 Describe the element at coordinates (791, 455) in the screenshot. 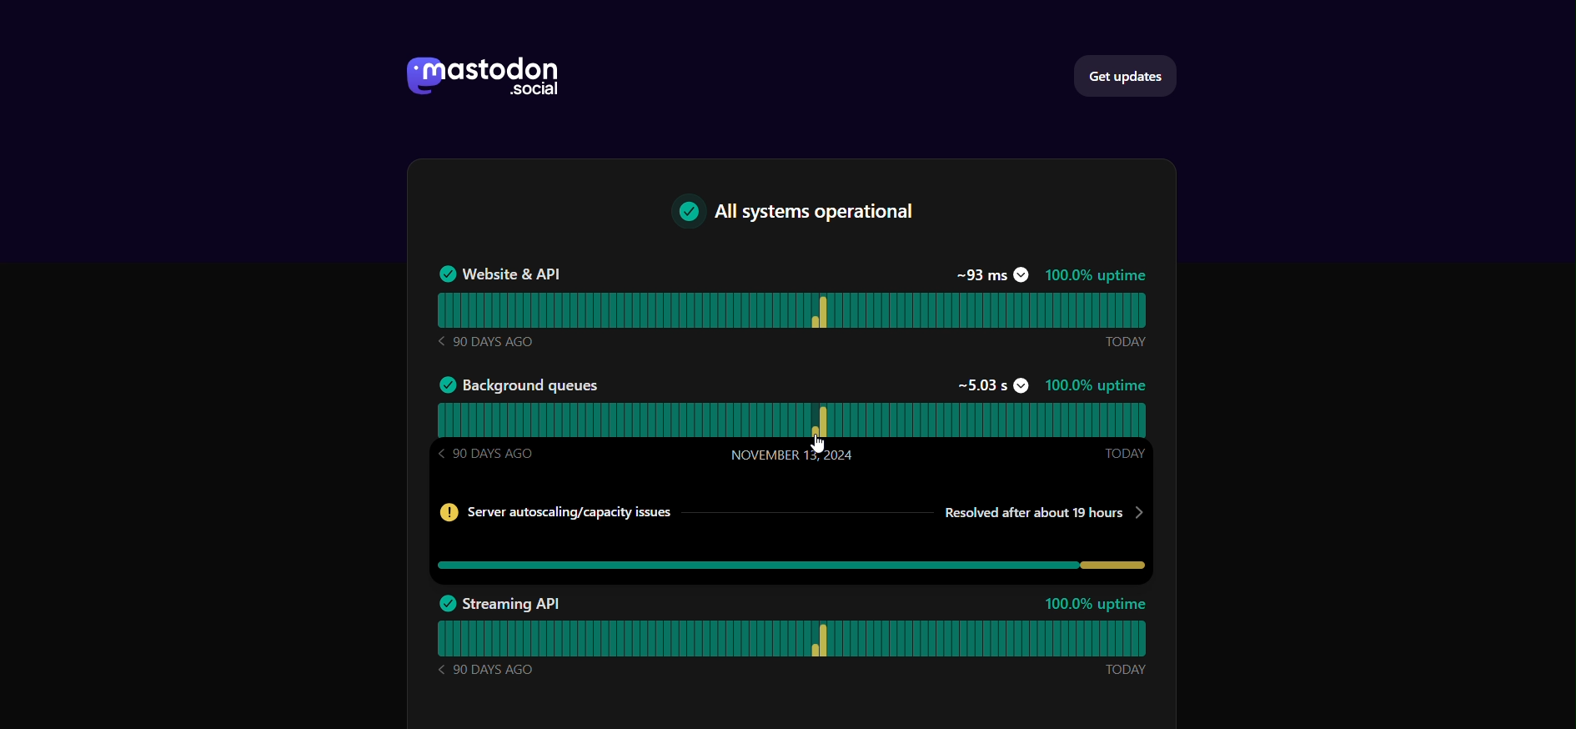

I see `November 13, 2024` at that location.